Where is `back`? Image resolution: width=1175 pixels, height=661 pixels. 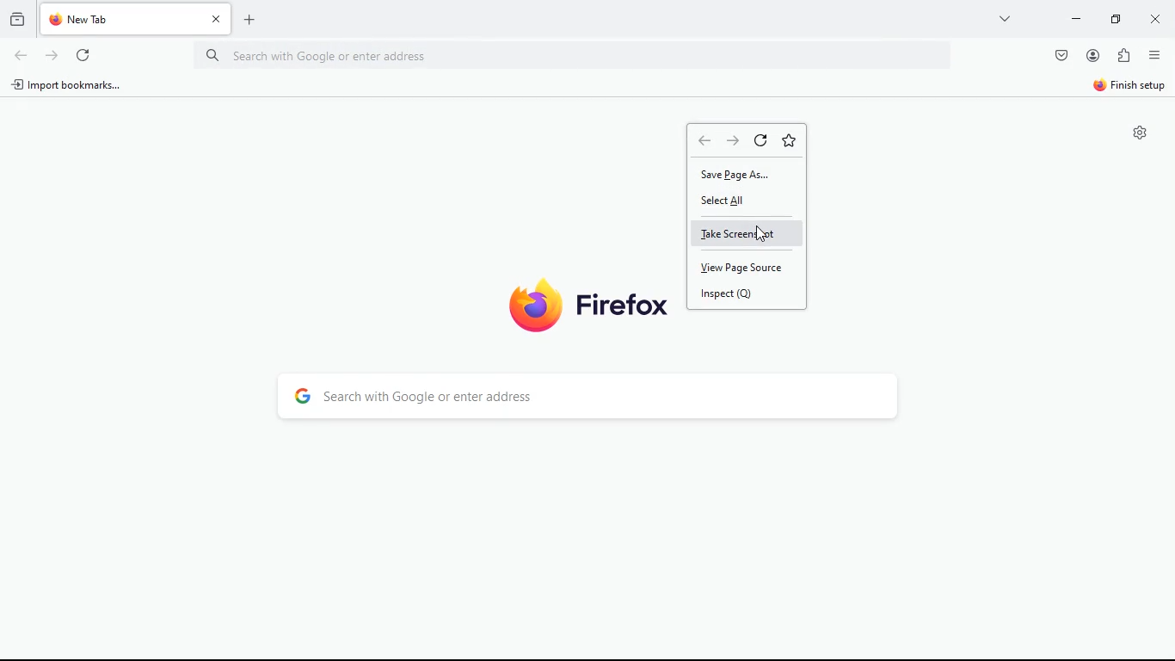 back is located at coordinates (735, 142).